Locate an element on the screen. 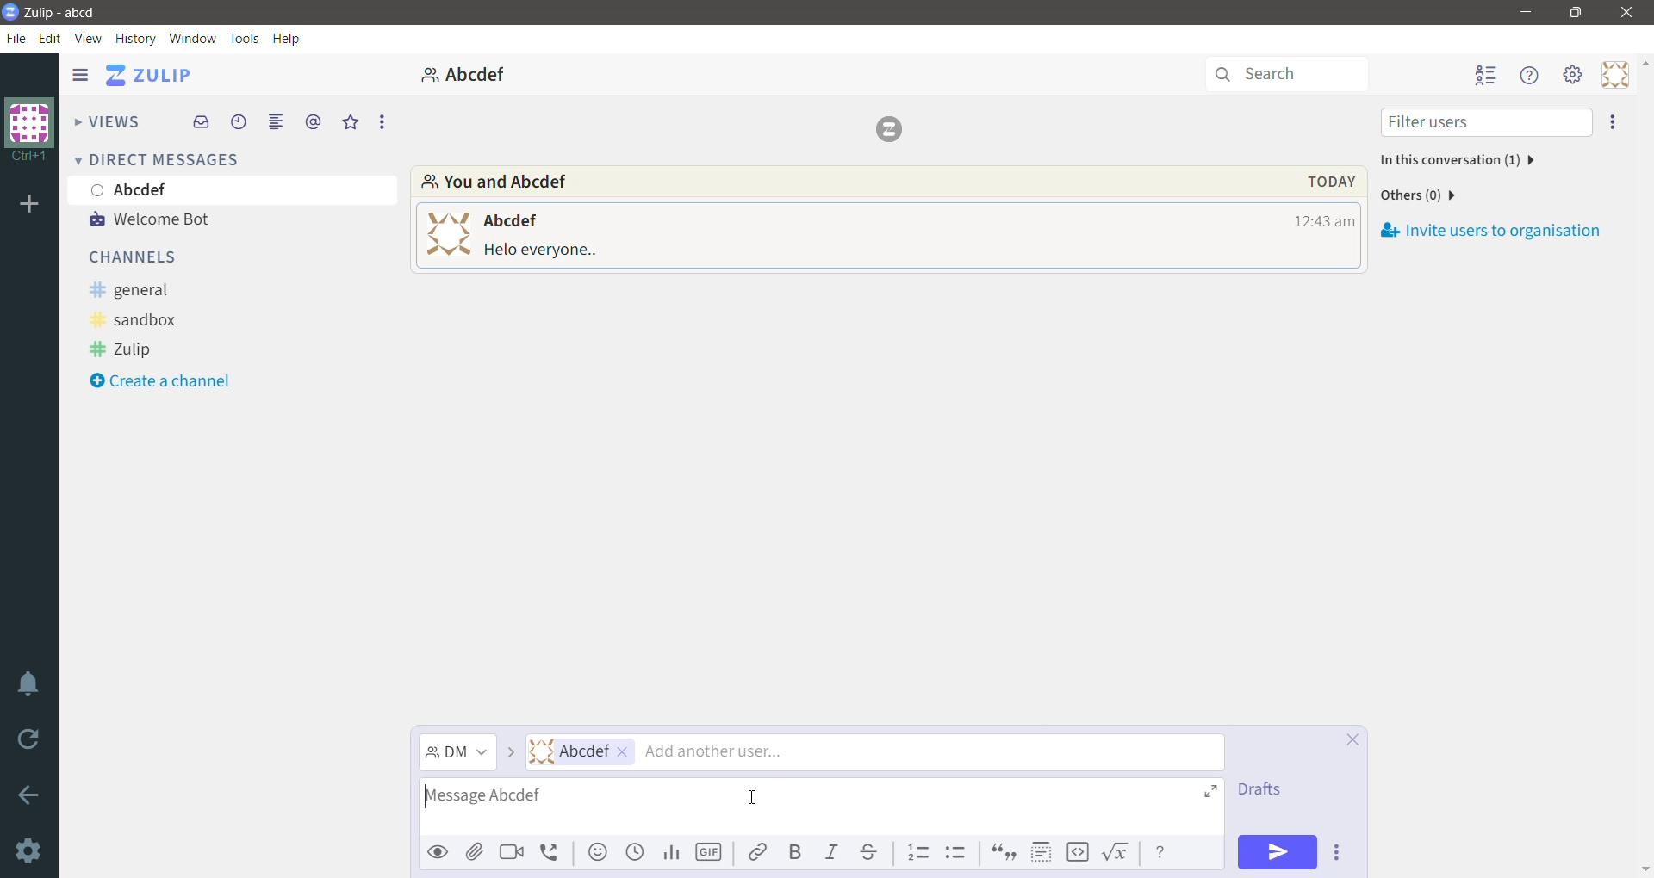  Application is located at coordinates (149, 75).